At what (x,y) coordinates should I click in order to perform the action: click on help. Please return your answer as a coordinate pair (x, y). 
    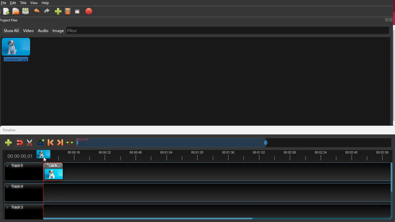
    Looking at the image, I should click on (46, 3).